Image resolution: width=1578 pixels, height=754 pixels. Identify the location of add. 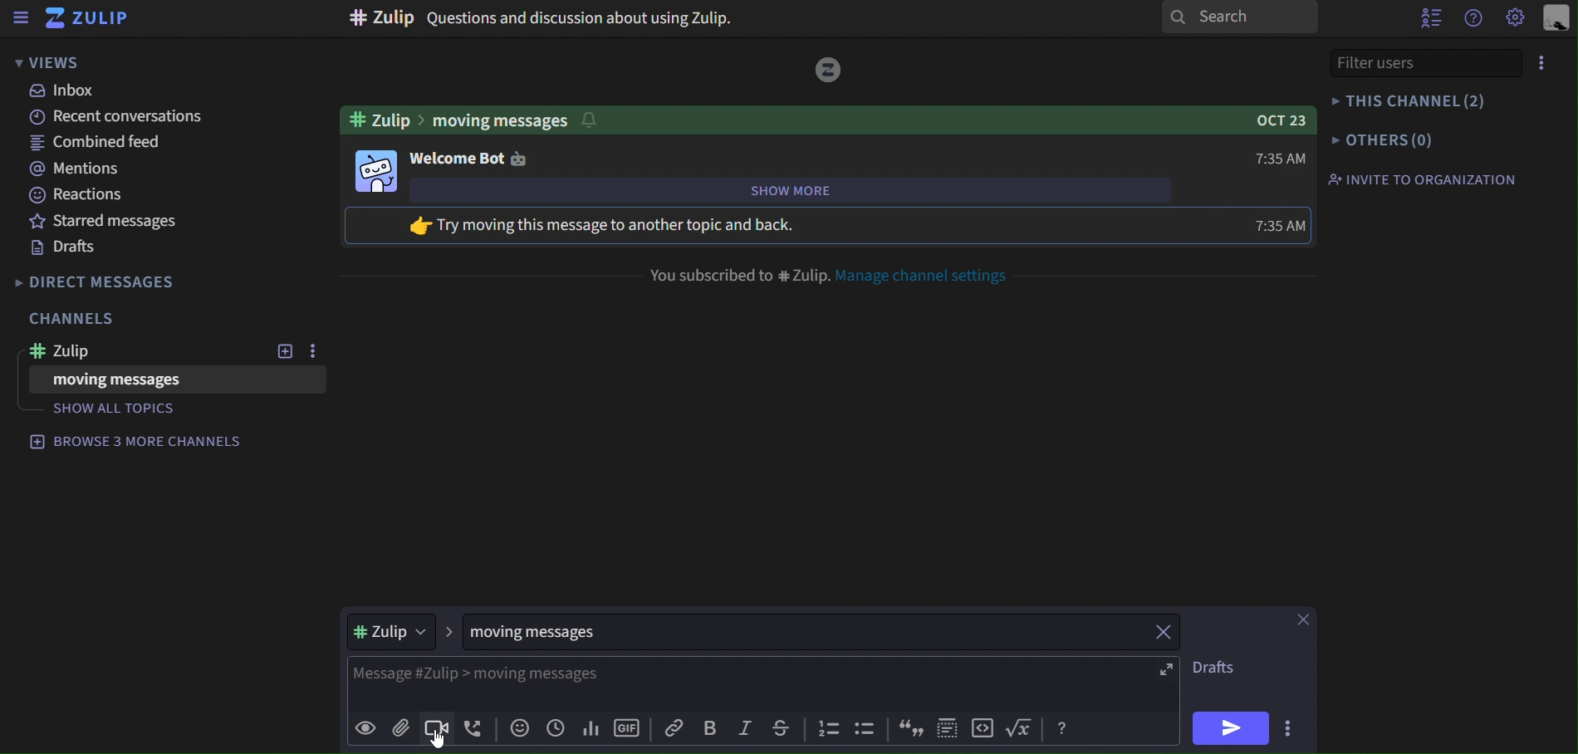
(280, 351).